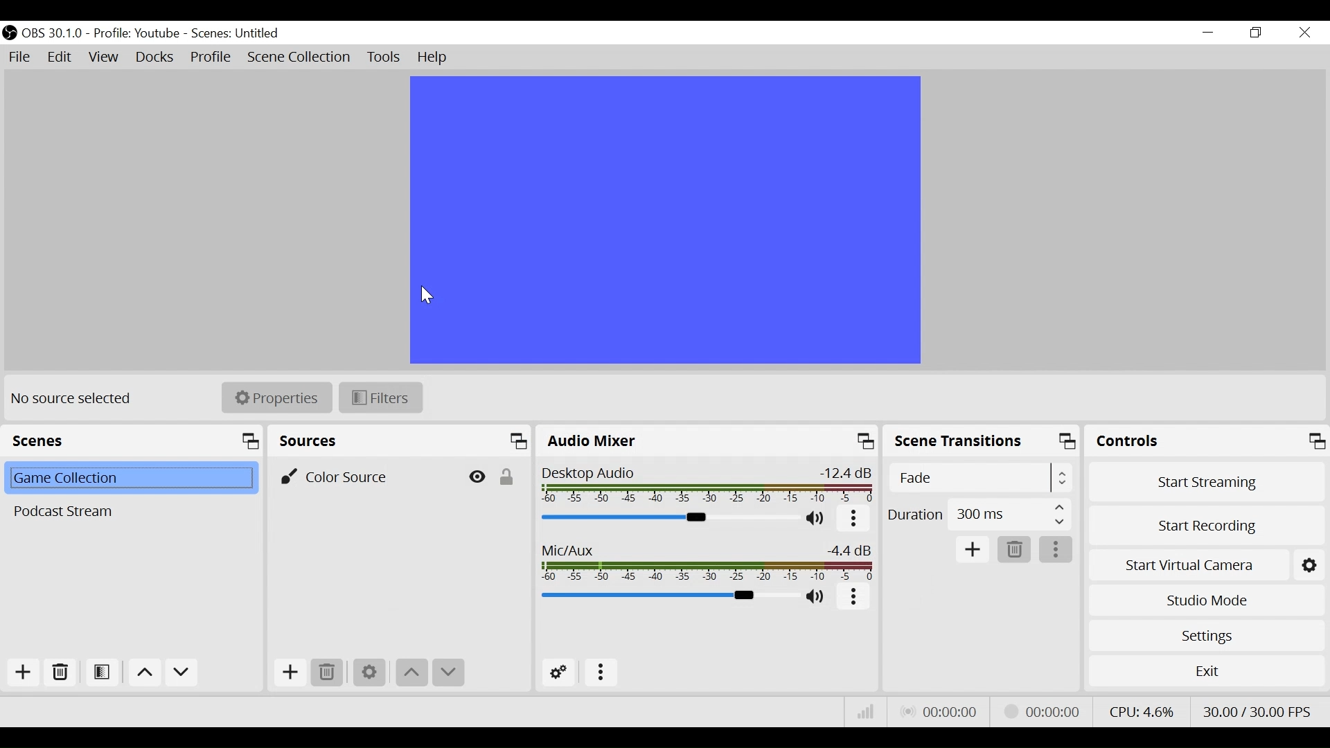 The width and height of the screenshot is (1330, 748). Describe the element at coordinates (1205, 524) in the screenshot. I see `Start Recording` at that location.